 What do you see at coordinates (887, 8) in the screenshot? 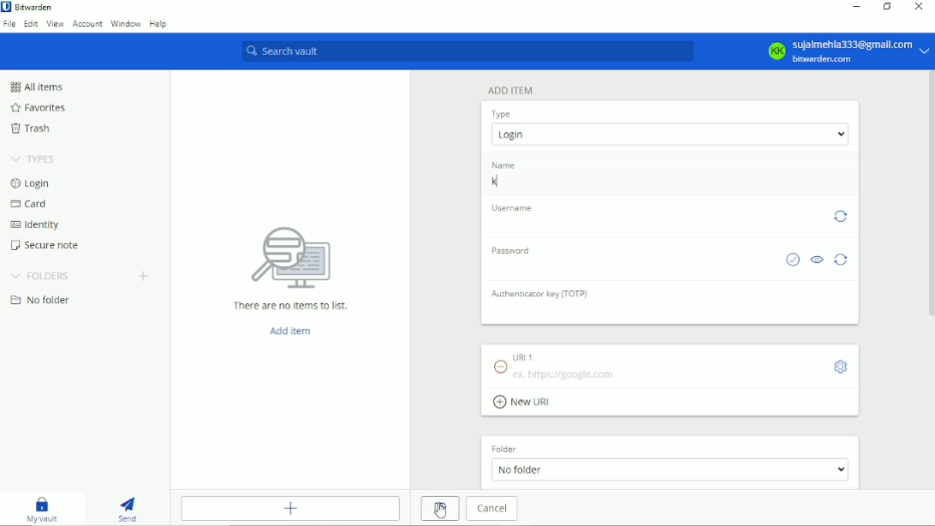
I see `Restore down` at bounding box center [887, 8].